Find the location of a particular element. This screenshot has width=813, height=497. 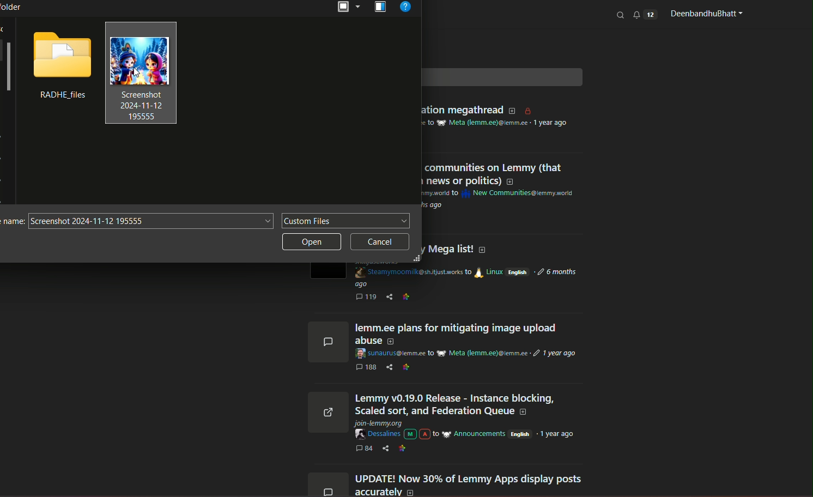

filename is located at coordinates (150, 222).